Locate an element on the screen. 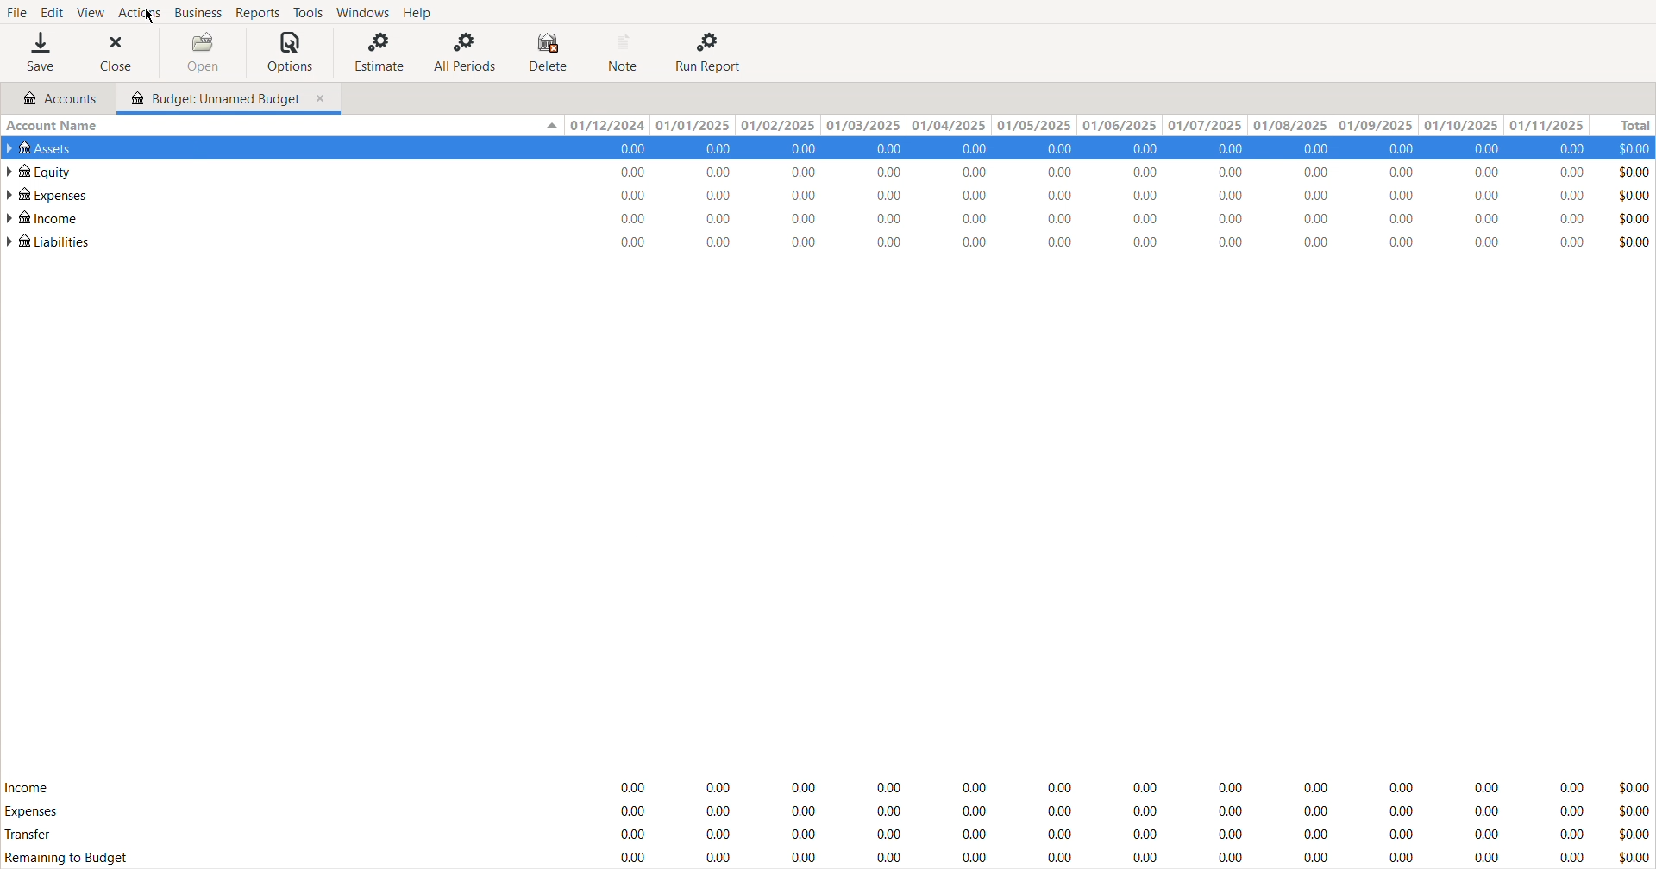  Run Report is located at coordinates (708, 52).